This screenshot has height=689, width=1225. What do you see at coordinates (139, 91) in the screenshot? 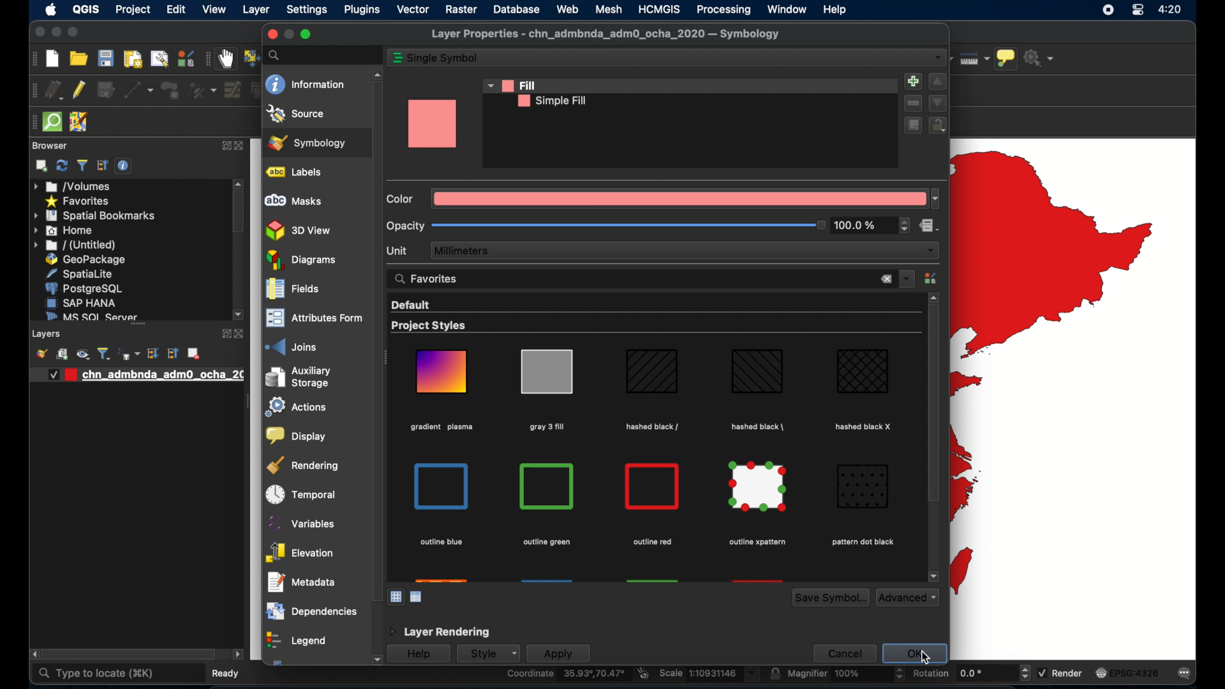
I see `digitize with segment` at bounding box center [139, 91].